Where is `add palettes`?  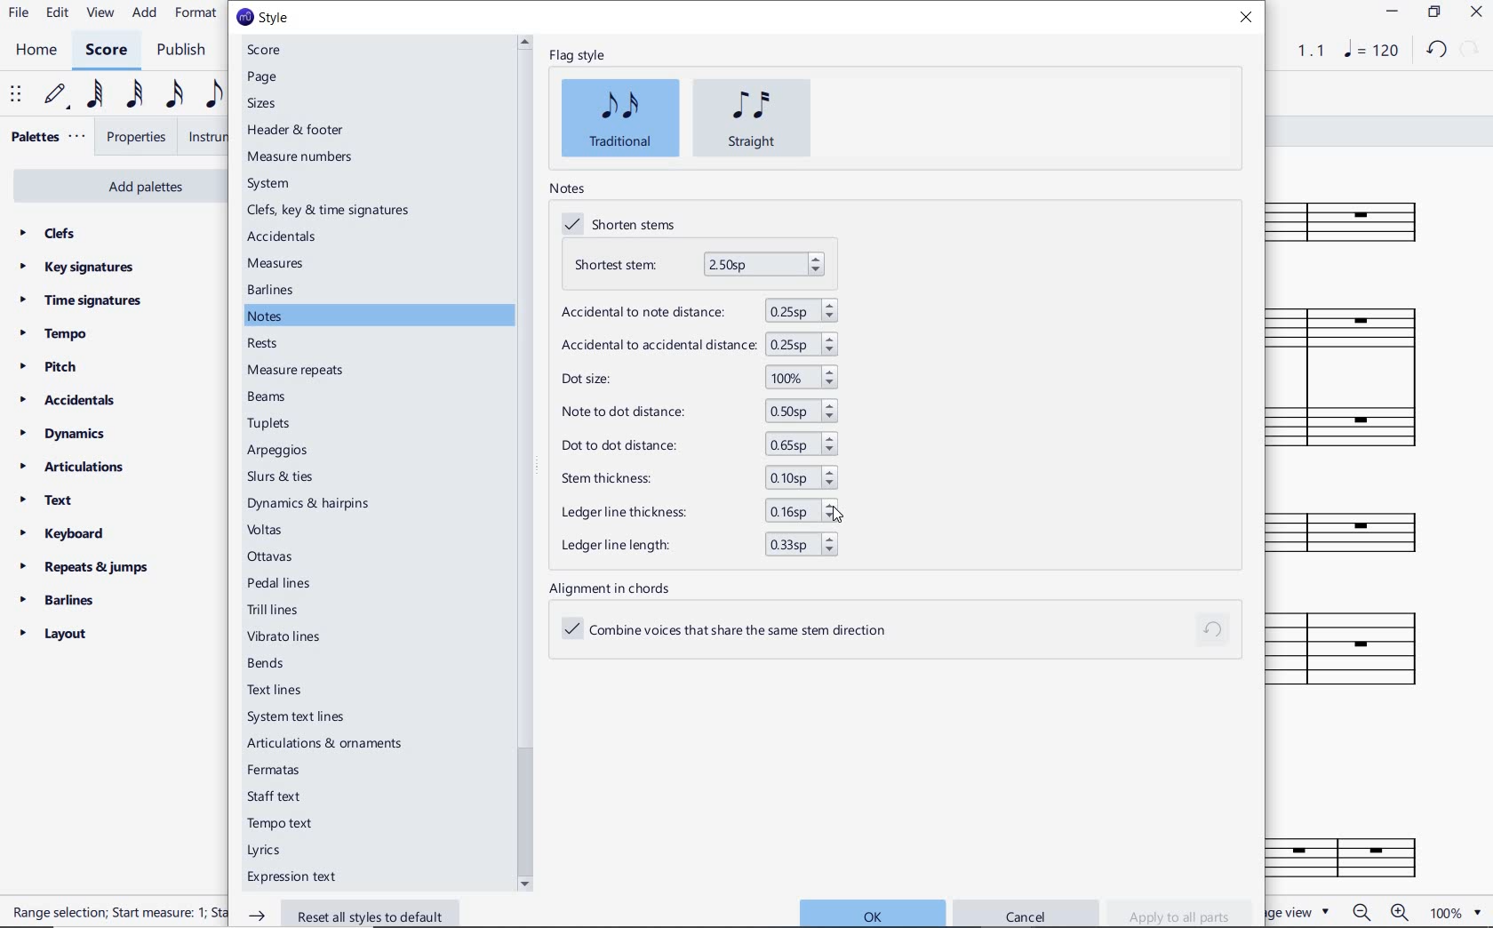
add palettes is located at coordinates (115, 184).